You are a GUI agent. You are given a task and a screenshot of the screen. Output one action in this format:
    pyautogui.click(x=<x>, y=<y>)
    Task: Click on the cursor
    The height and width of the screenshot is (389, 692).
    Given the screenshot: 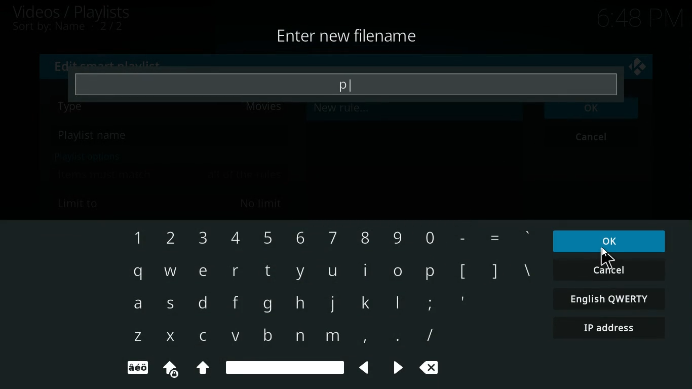 What is the action you would take?
    pyautogui.click(x=607, y=258)
    